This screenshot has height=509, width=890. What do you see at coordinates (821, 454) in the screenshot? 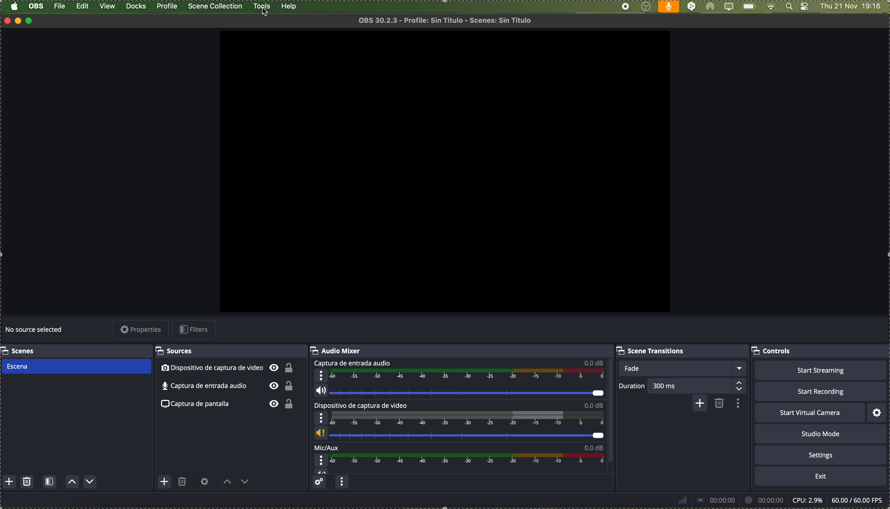
I see `settings` at bounding box center [821, 454].